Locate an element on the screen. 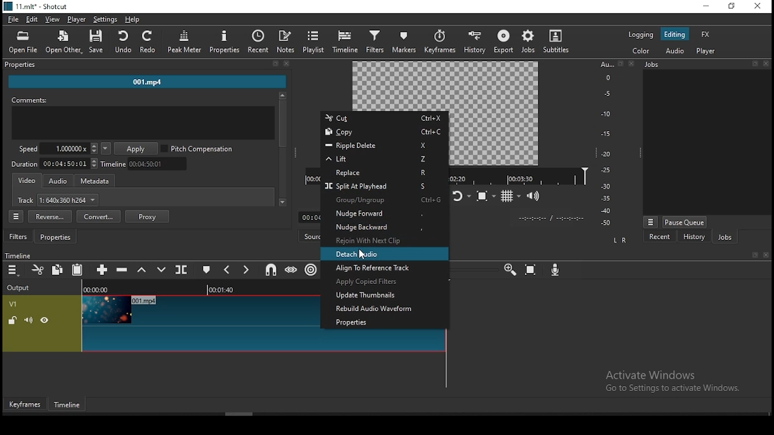 This screenshot has height=435, width=774. timeline is located at coordinates (147, 164).